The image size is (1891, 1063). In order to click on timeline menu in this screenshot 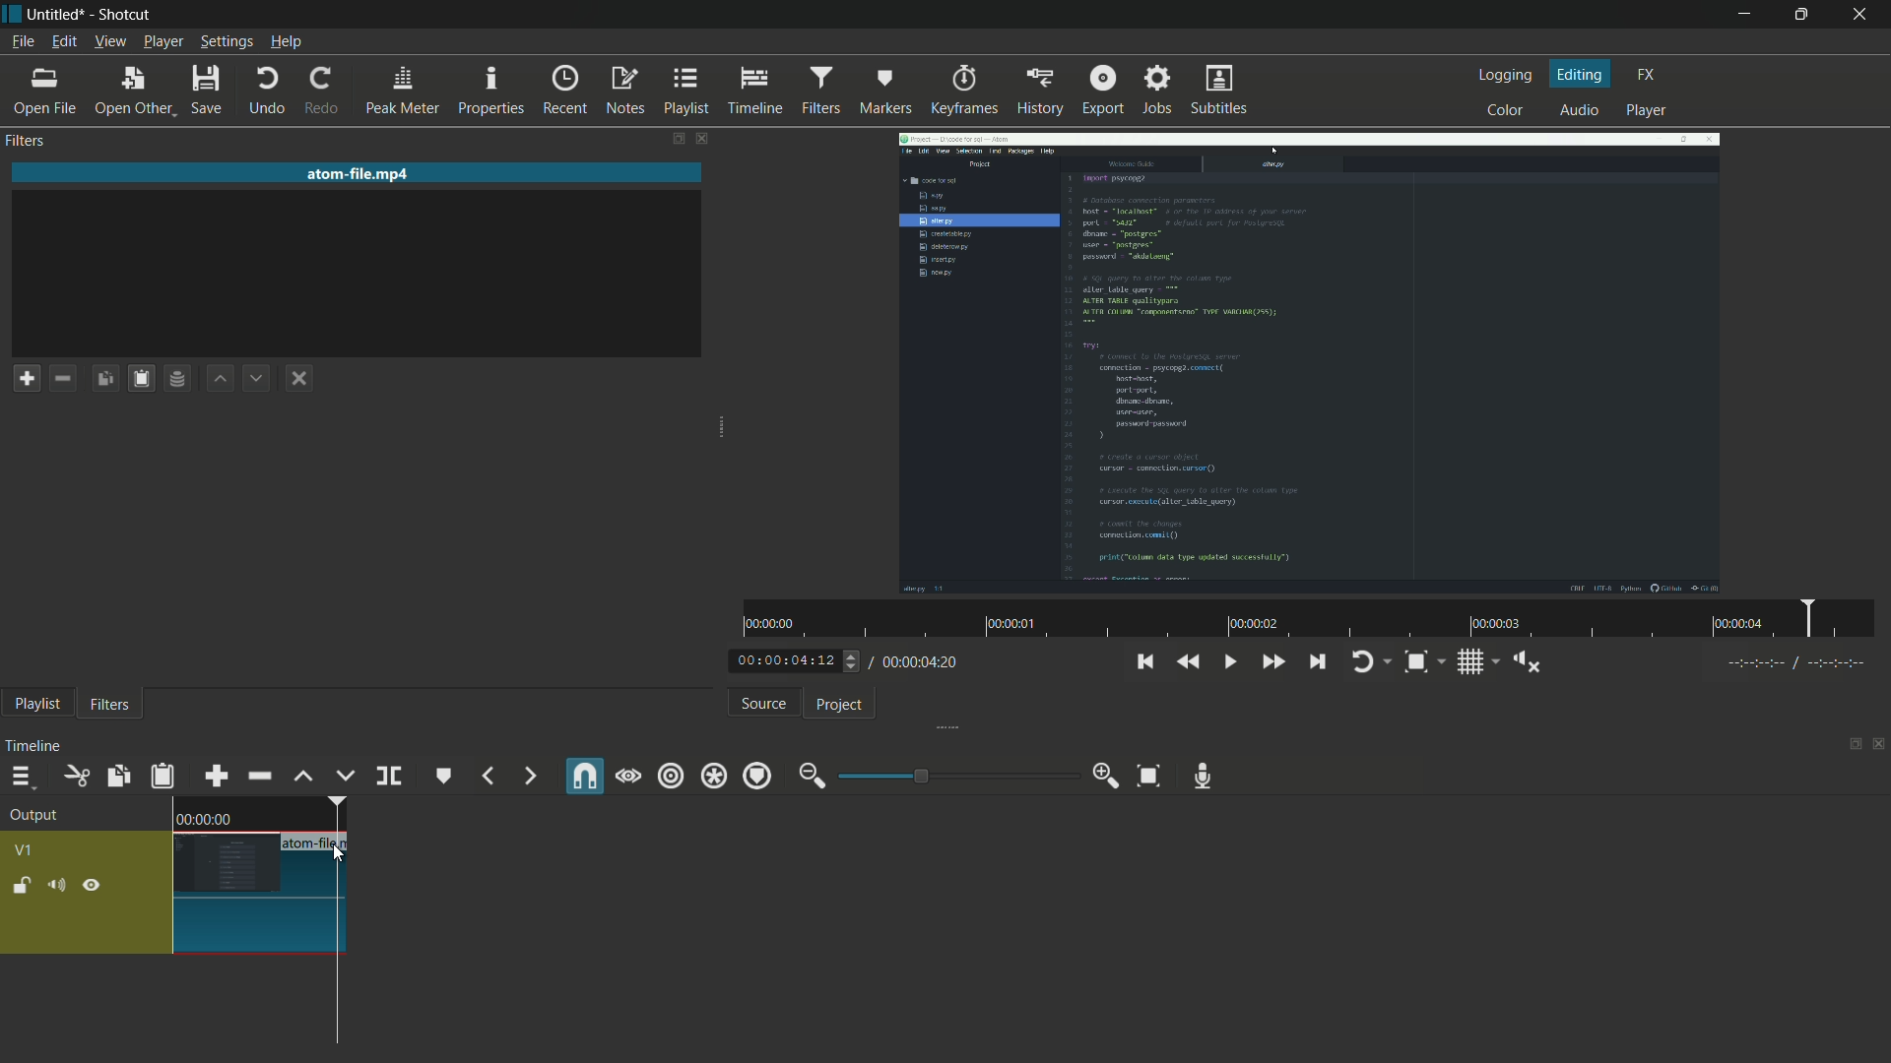, I will do `click(20, 779)`.